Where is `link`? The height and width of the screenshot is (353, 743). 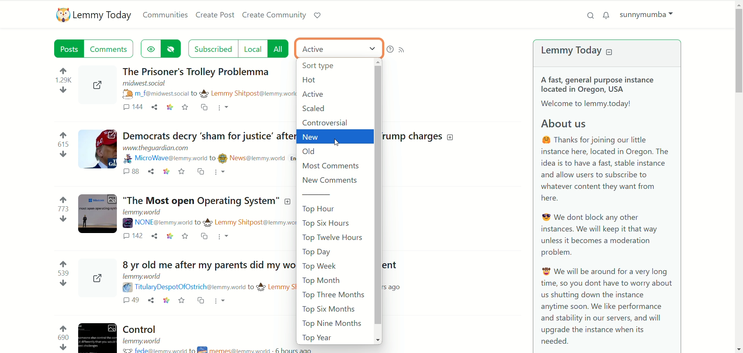
link is located at coordinates (169, 107).